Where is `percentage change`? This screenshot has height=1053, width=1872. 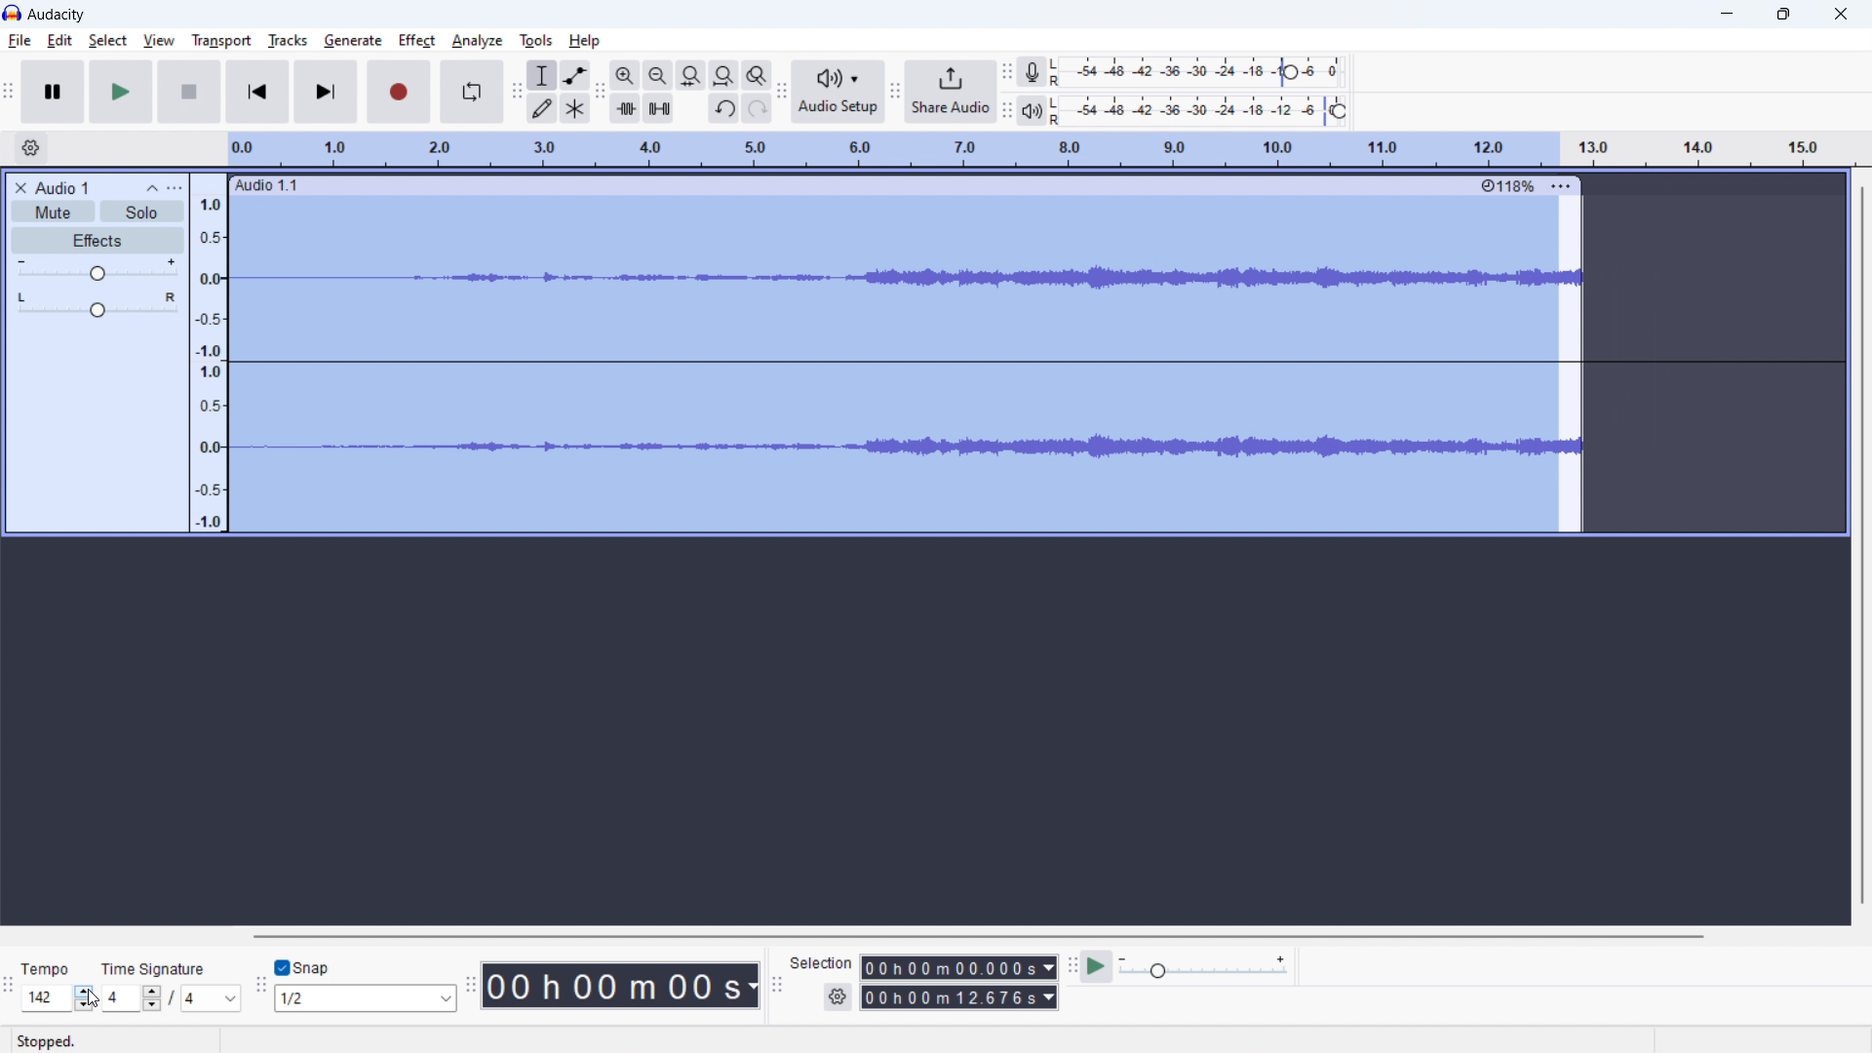
percentage change is located at coordinates (1507, 186).